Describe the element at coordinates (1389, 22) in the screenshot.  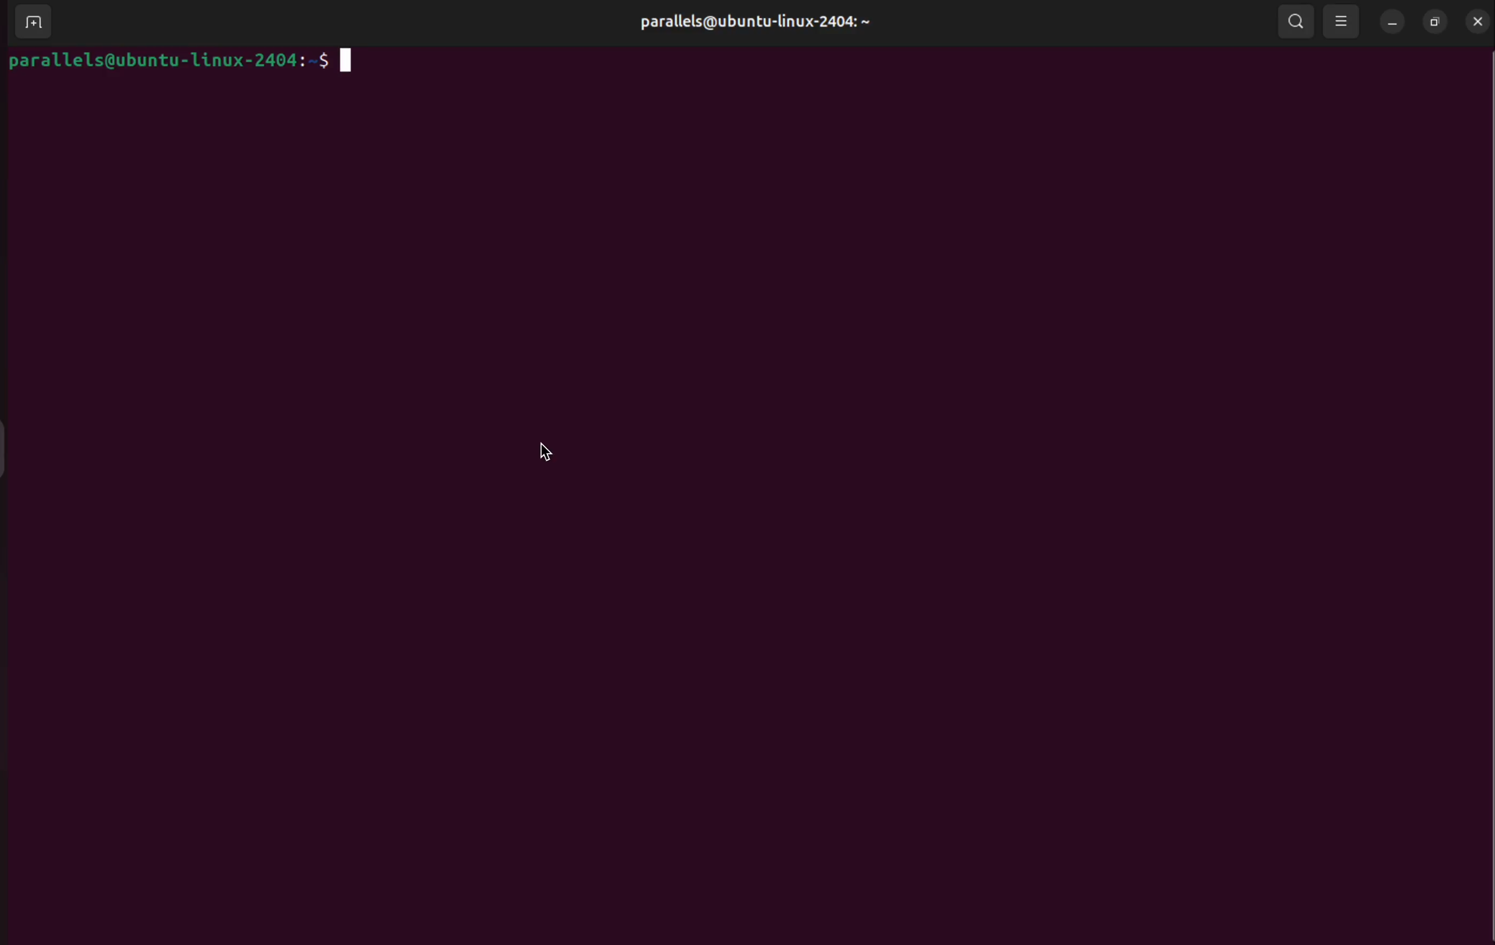
I see `minimize` at that location.